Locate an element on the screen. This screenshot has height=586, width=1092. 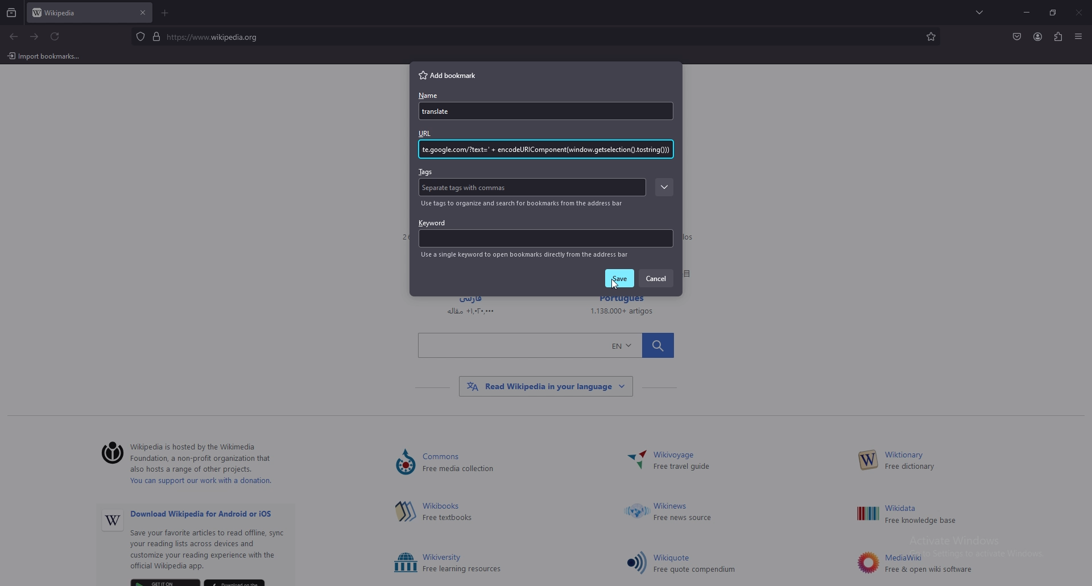
 is located at coordinates (113, 522).